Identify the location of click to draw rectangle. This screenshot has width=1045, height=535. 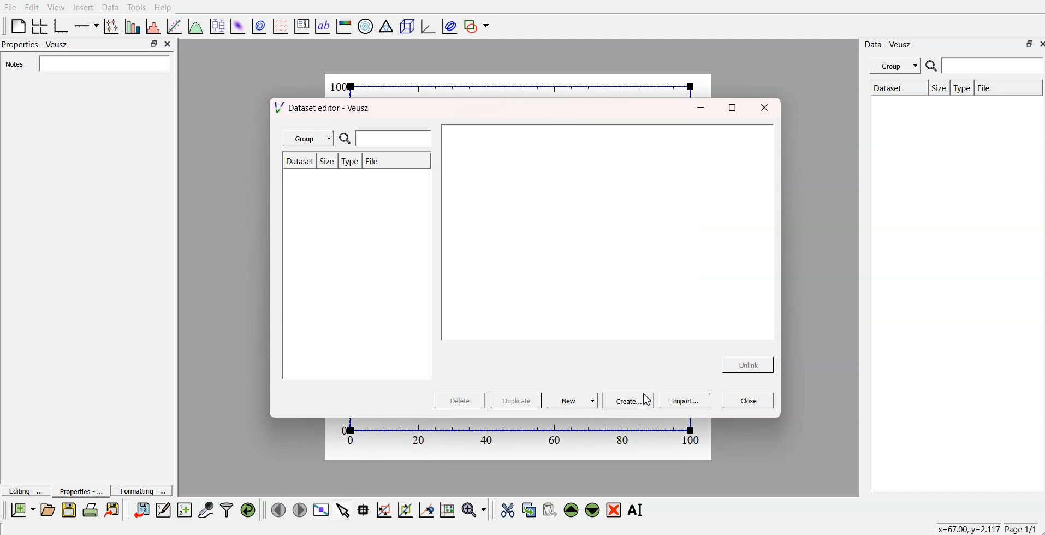
(384, 509).